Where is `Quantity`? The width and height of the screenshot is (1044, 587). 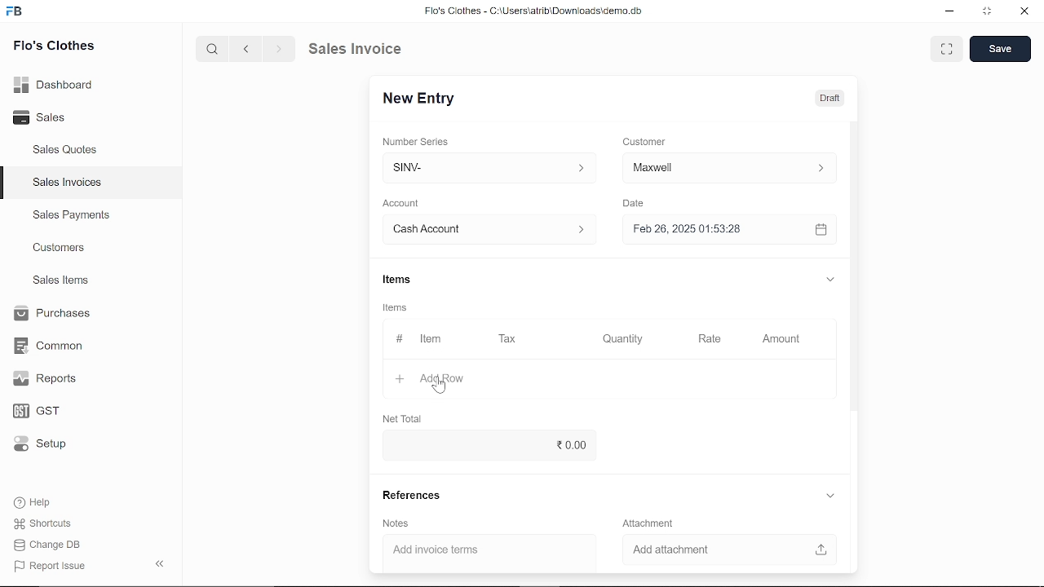
Quantity is located at coordinates (619, 340).